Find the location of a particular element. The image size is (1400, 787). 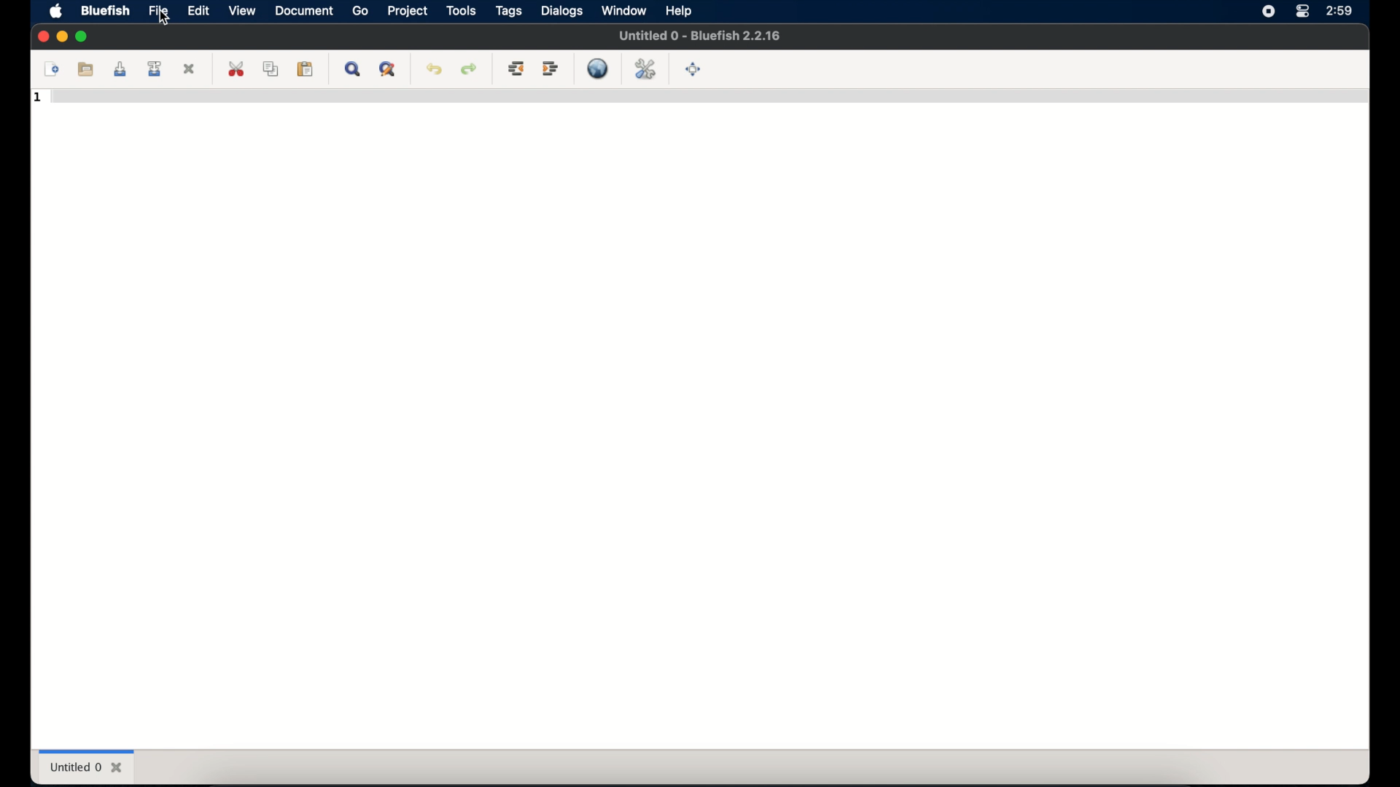

save file as is located at coordinates (156, 68).